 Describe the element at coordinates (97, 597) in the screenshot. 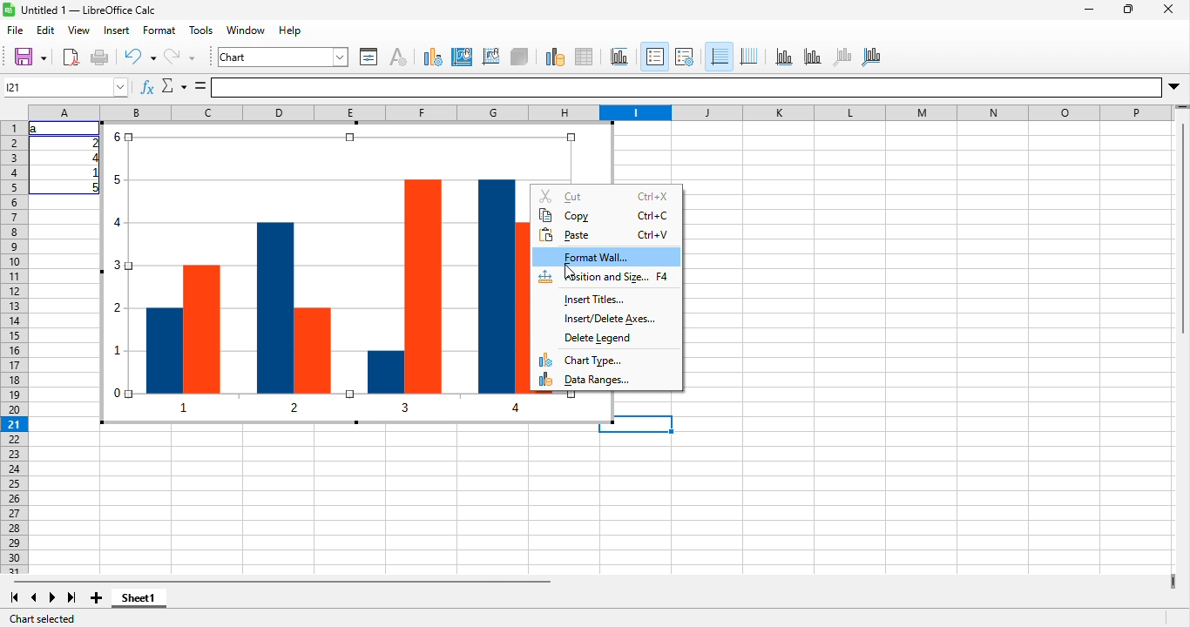

I see `add sheet` at that location.